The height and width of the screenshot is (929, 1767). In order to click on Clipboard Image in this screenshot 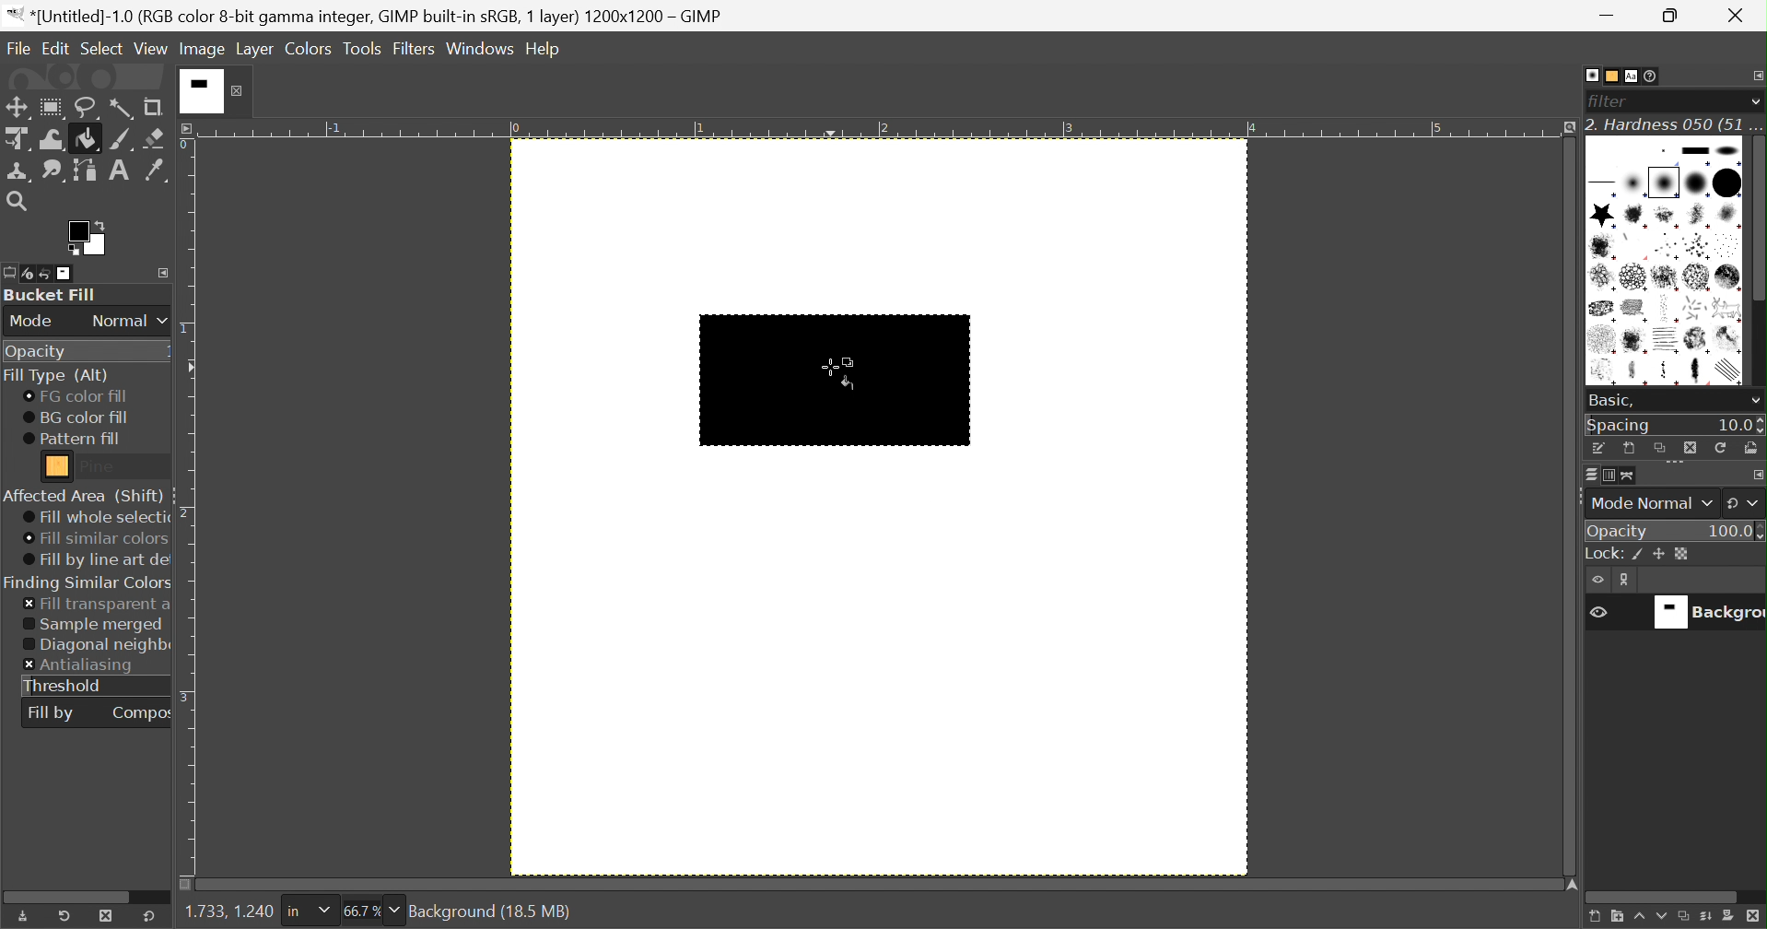, I will do `click(1606, 152)`.